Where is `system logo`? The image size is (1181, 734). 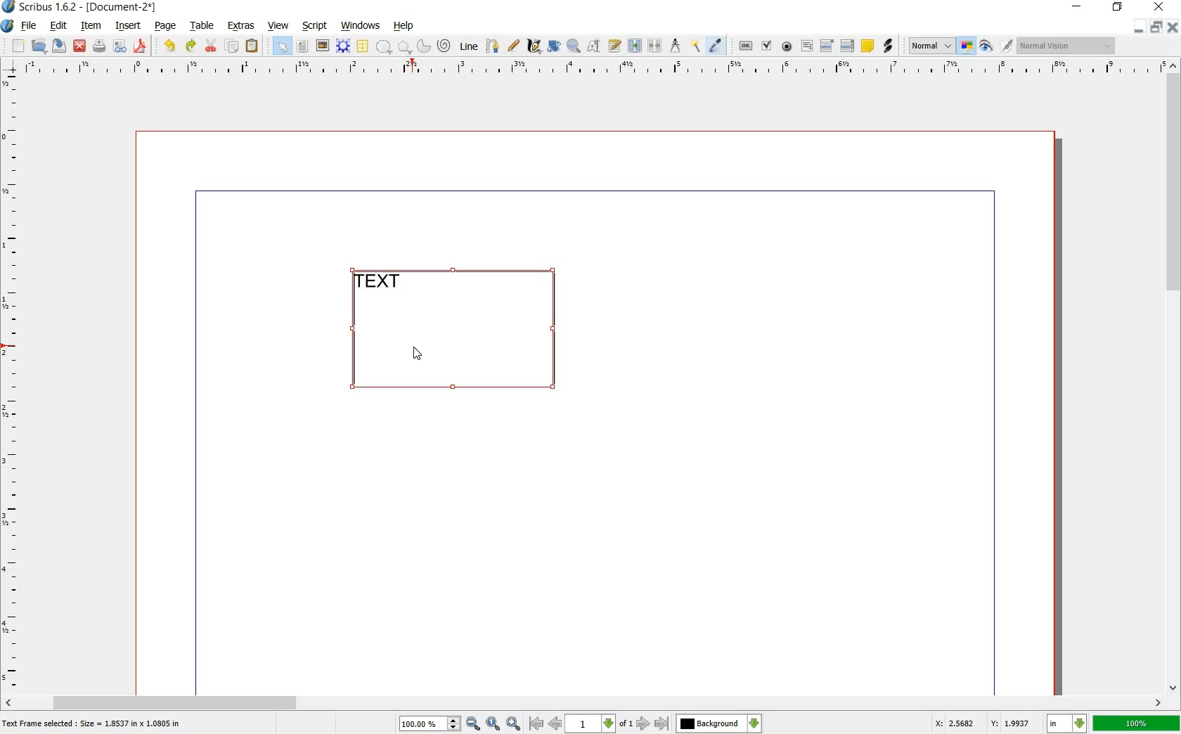
system logo is located at coordinates (7, 26).